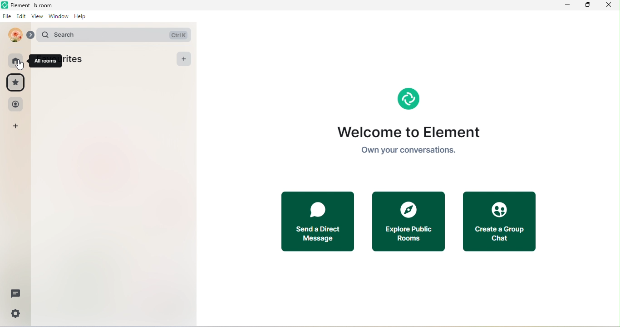  Describe the element at coordinates (586, 5) in the screenshot. I see `maximize` at that location.